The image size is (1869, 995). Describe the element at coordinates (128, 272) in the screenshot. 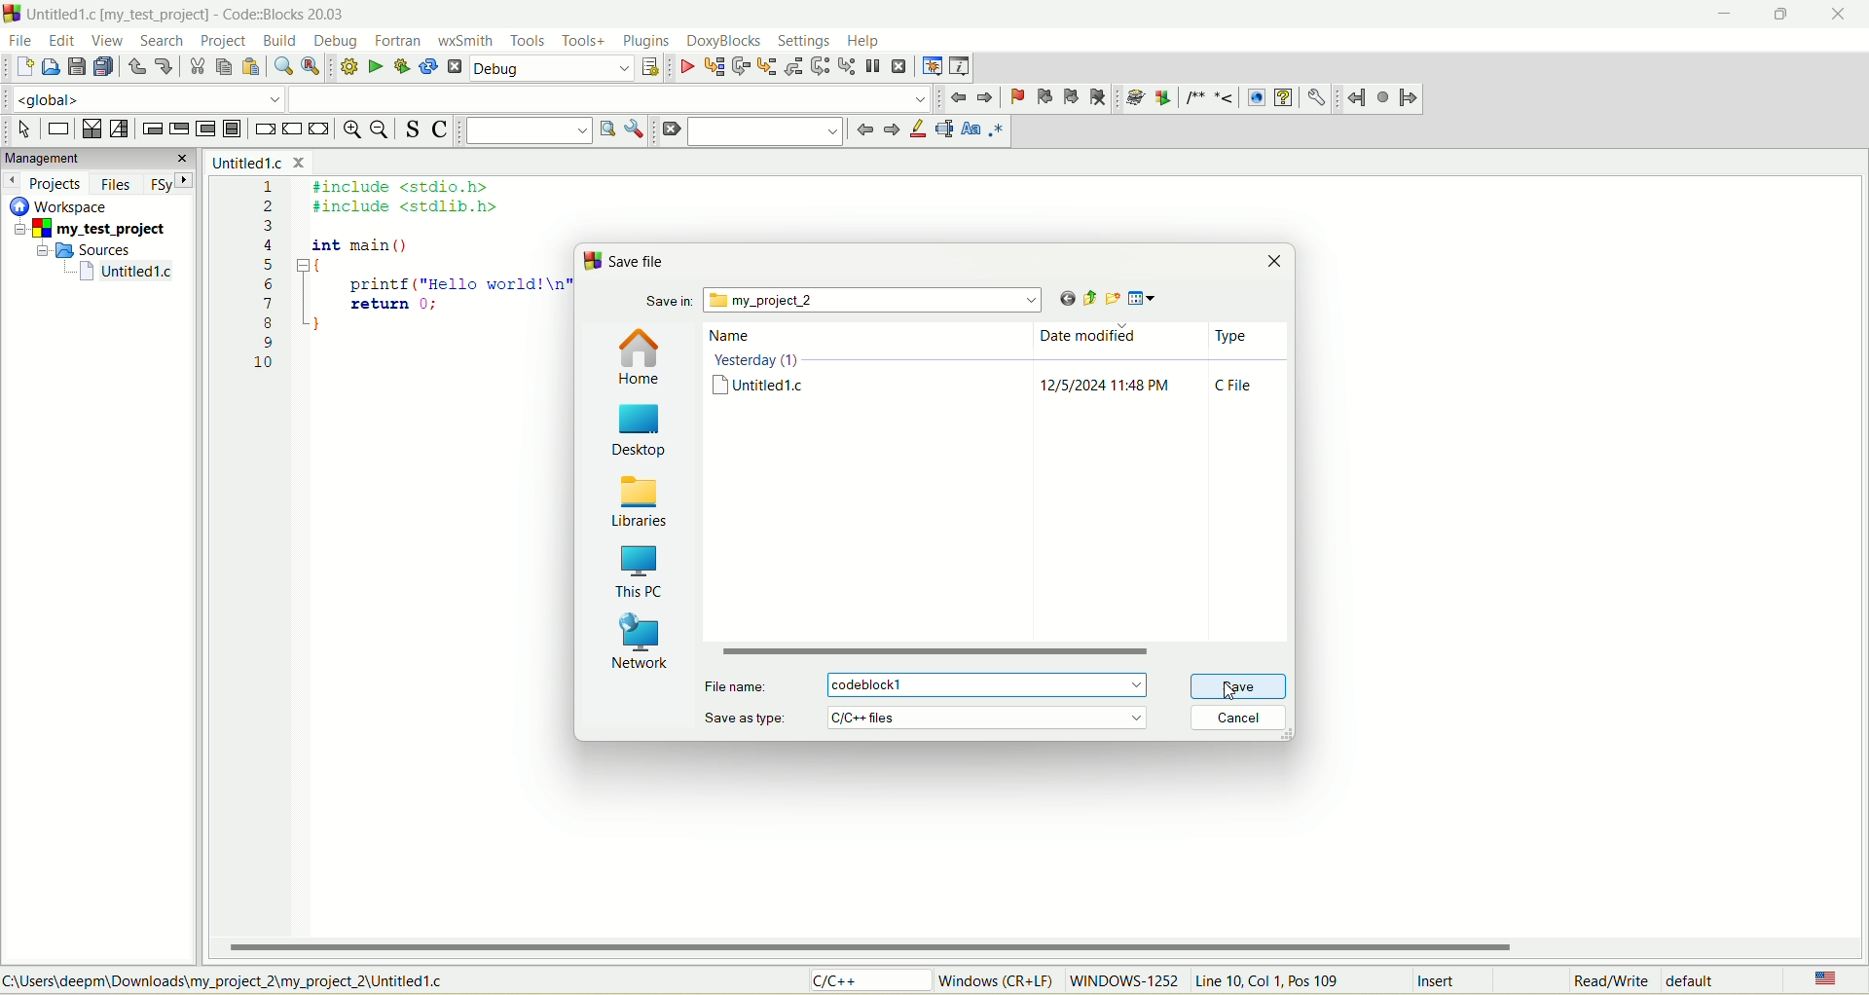

I see `title` at that location.